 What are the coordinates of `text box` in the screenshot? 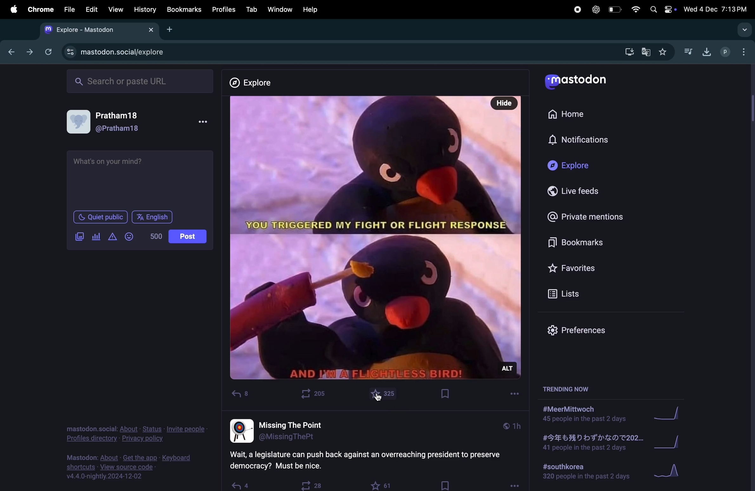 It's located at (141, 179).